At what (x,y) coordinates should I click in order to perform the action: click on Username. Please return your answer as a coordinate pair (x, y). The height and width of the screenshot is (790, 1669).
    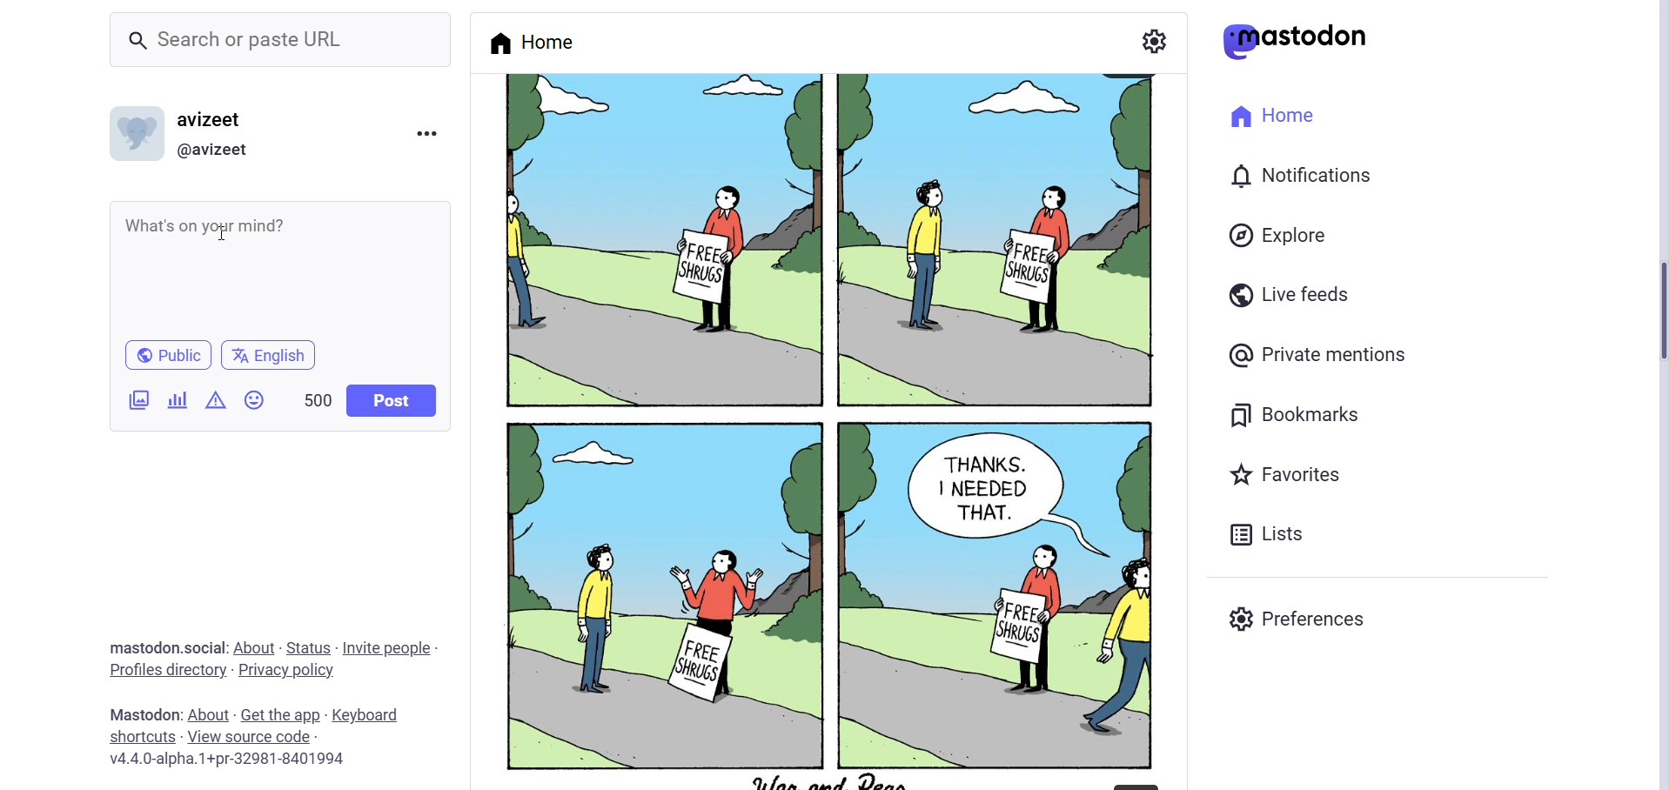
    Looking at the image, I should click on (219, 117).